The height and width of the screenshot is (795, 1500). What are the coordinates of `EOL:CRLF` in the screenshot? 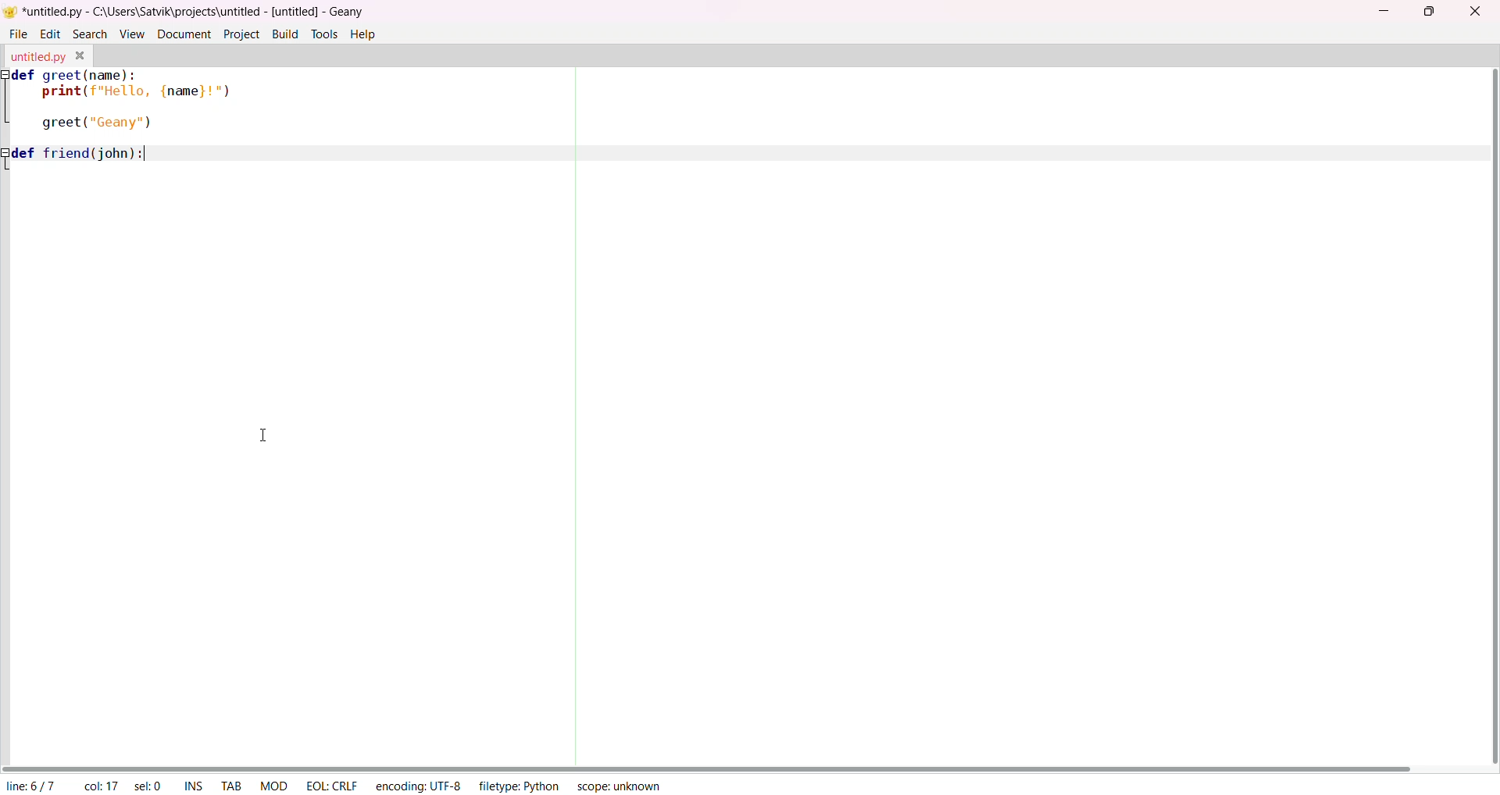 It's located at (326, 784).